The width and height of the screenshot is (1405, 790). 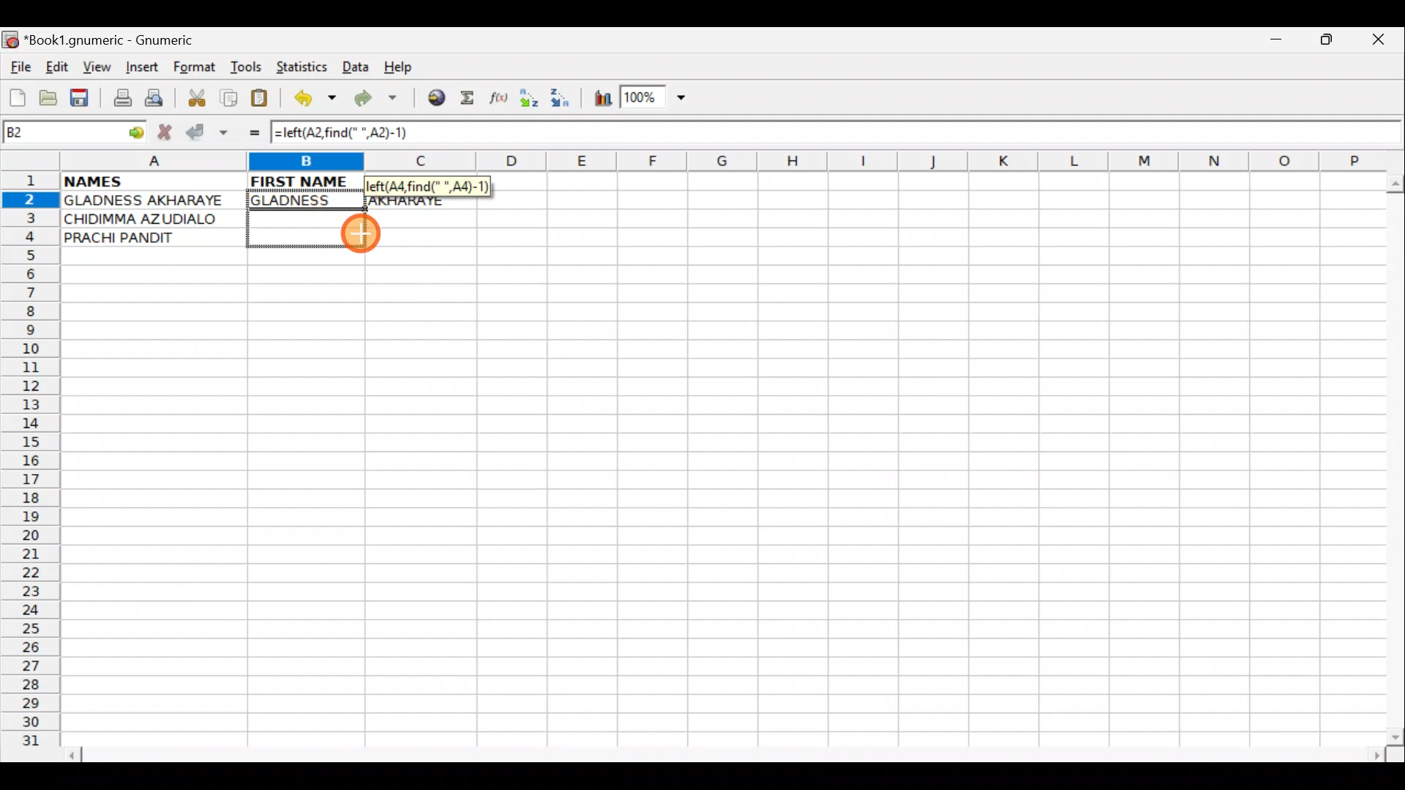 I want to click on Zoom, so click(x=655, y=99).